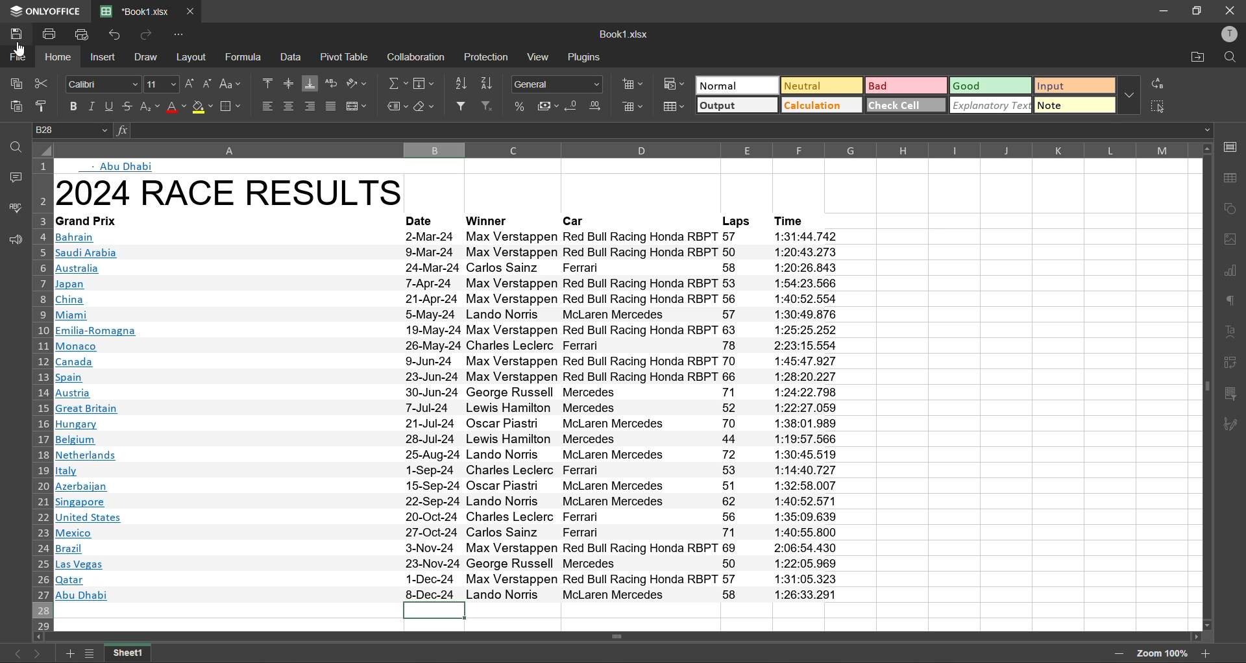  I want to click on signature, so click(1234, 424).